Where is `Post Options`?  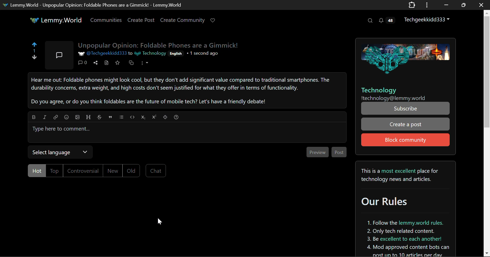 Post Options is located at coordinates (145, 65).